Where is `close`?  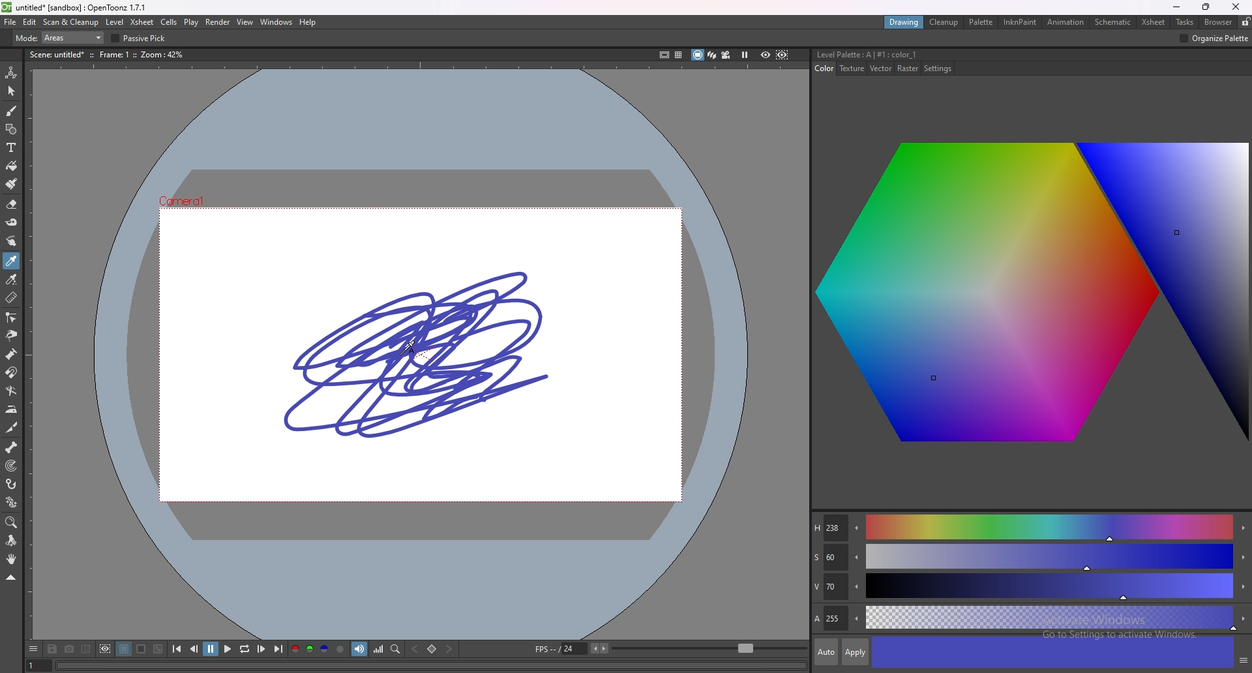 close is located at coordinates (1235, 7).